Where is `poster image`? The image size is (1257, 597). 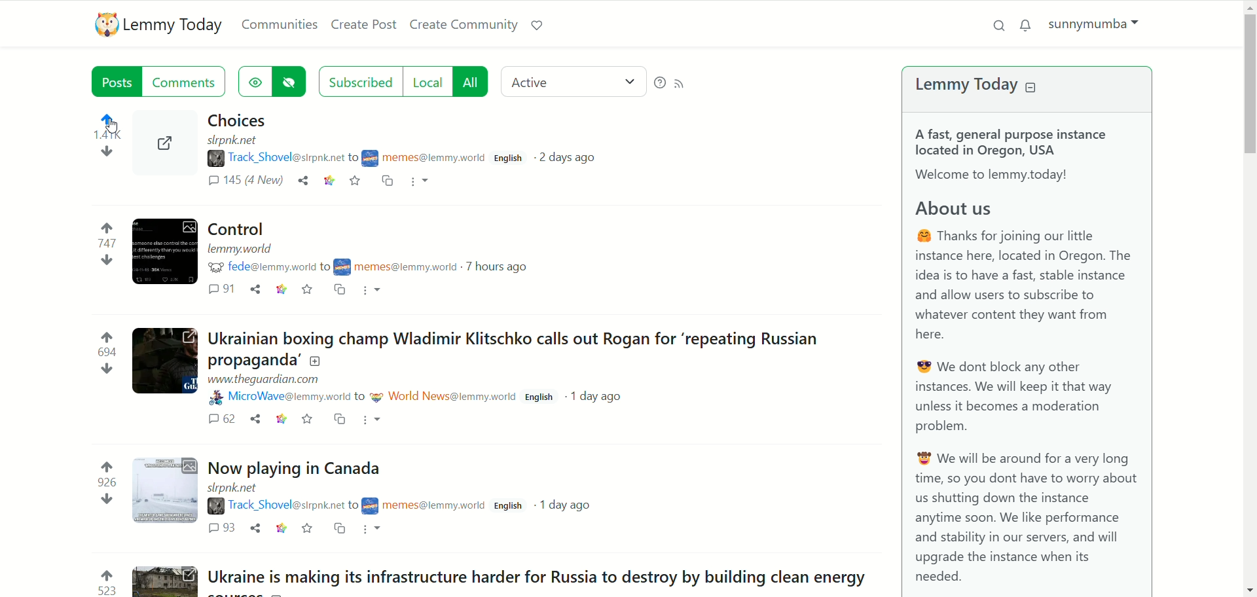
poster image is located at coordinates (215, 397).